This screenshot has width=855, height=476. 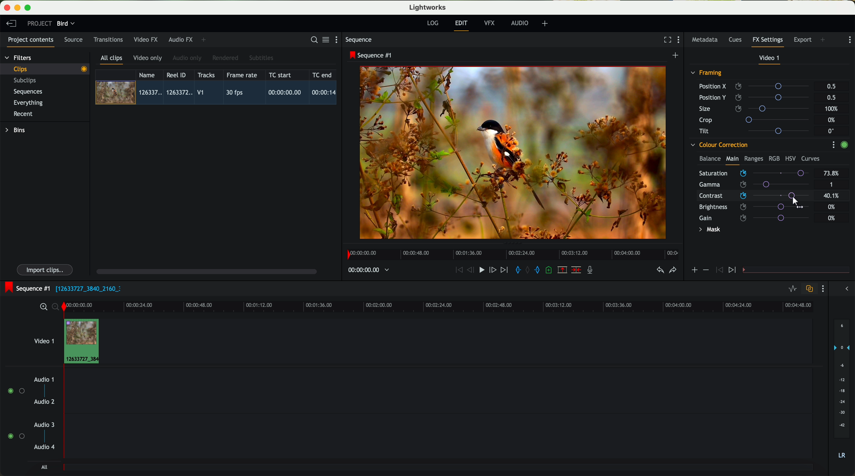 I want to click on minimize program, so click(x=19, y=8).